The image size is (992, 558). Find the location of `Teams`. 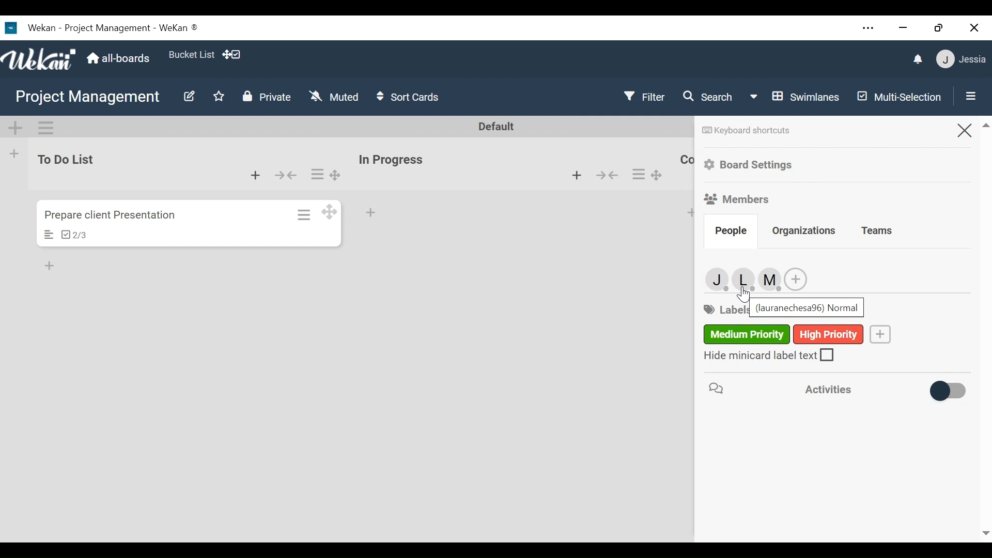

Teams is located at coordinates (877, 231).